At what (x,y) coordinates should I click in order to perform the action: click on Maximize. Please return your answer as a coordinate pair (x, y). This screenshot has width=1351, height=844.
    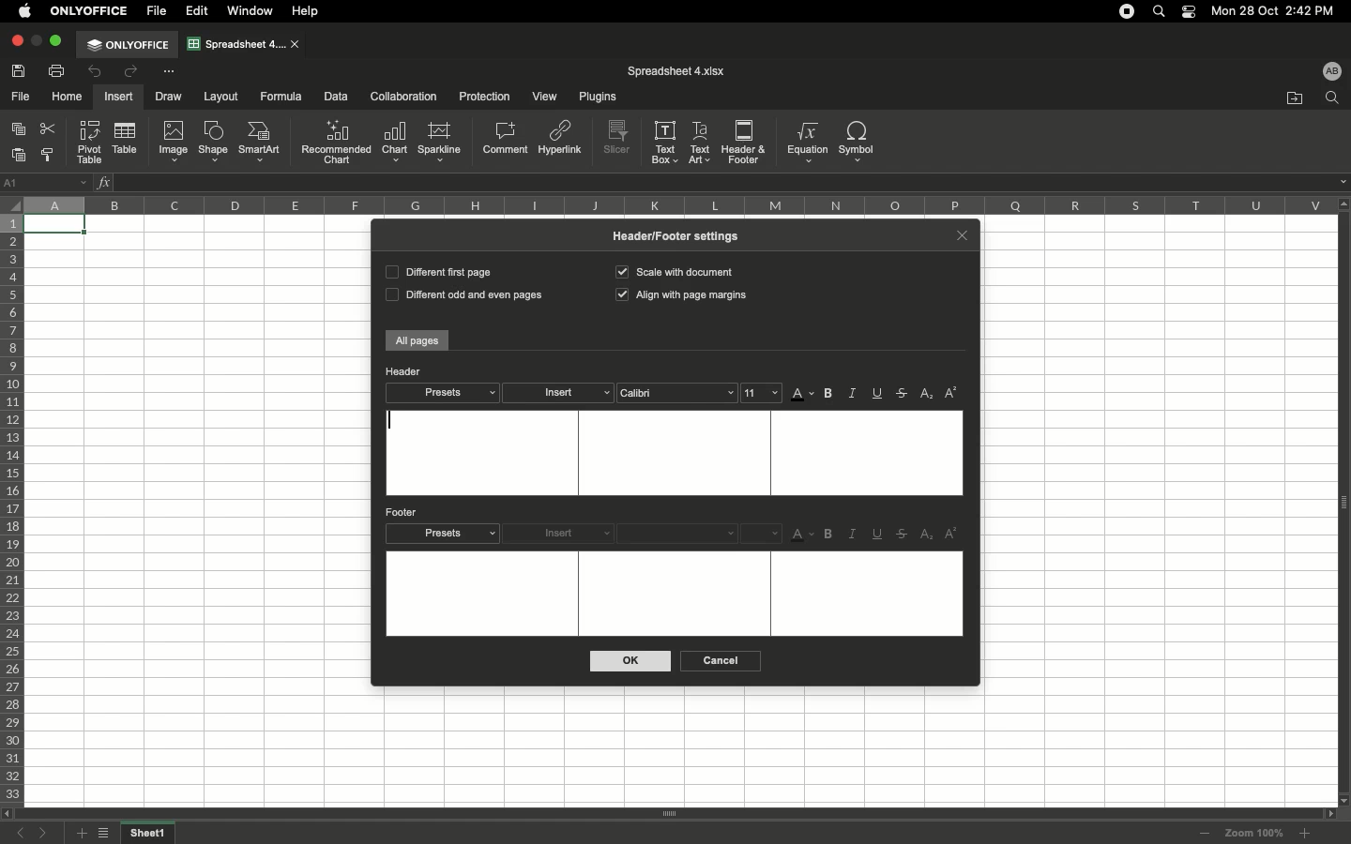
    Looking at the image, I should click on (58, 40).